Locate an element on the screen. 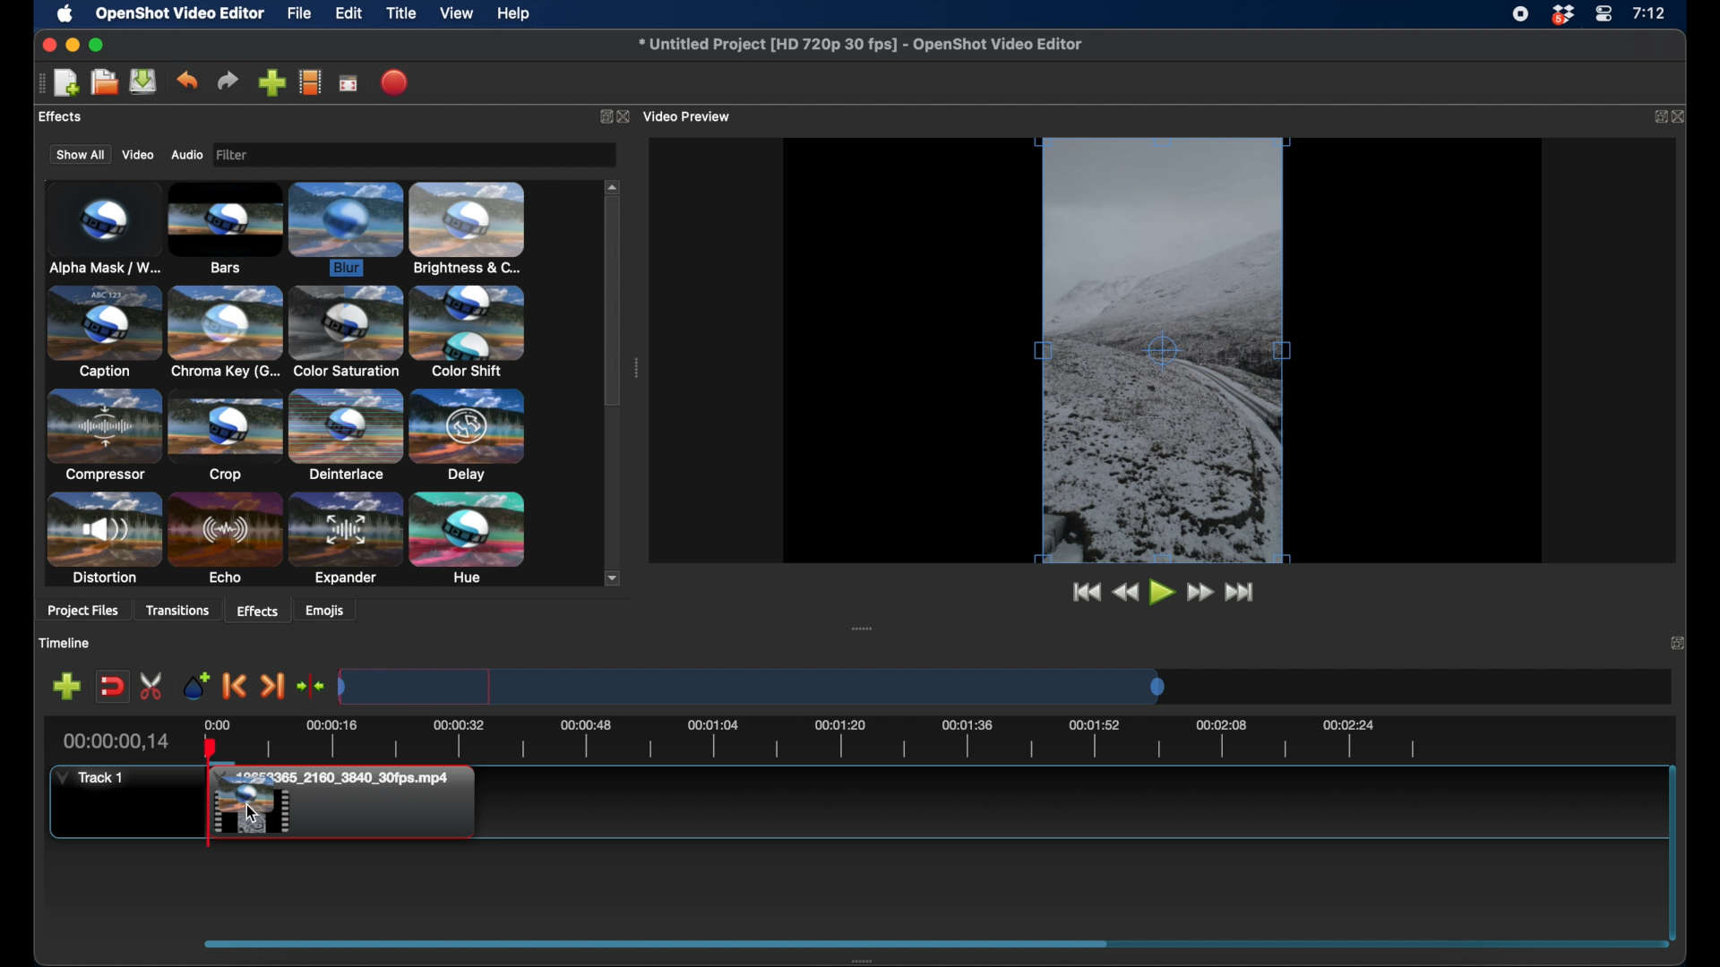  drag handle is located at coordinates (656, 942).